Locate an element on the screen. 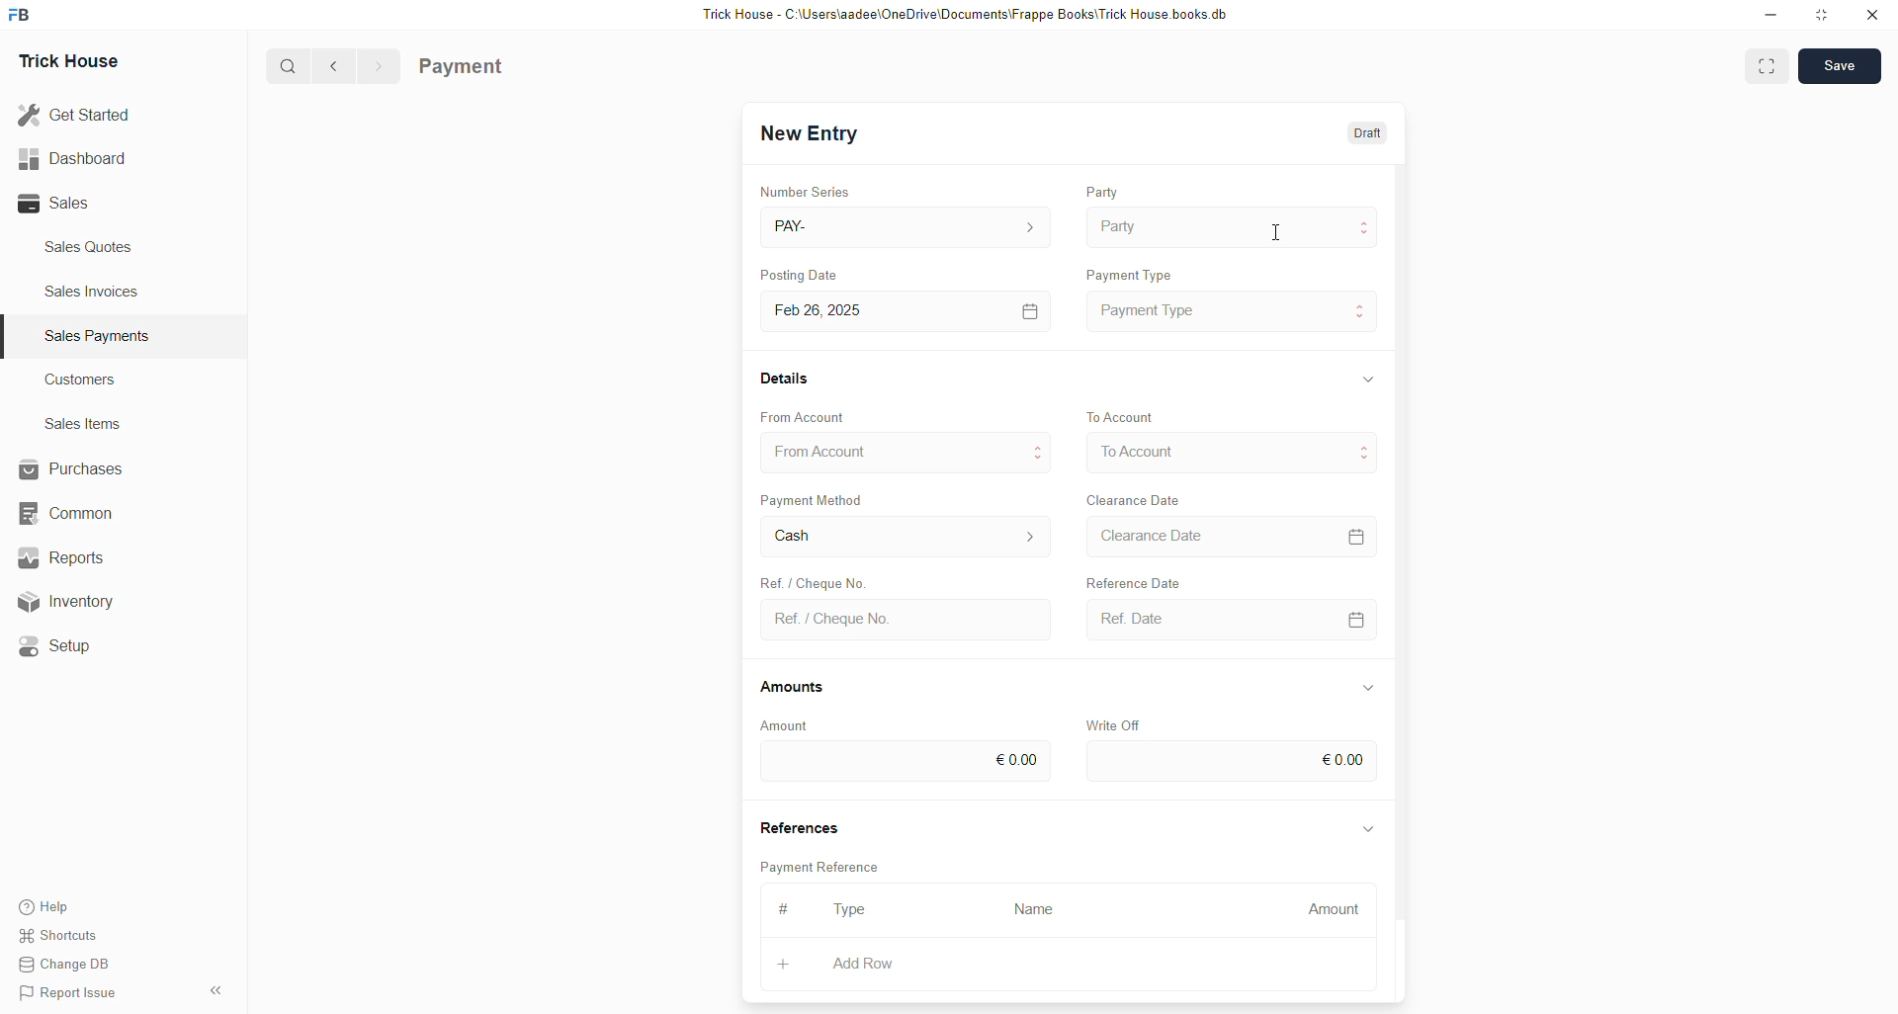 The width and height of the screenshot is (1898, 1014). Forward is located at coordinates (380, 67).